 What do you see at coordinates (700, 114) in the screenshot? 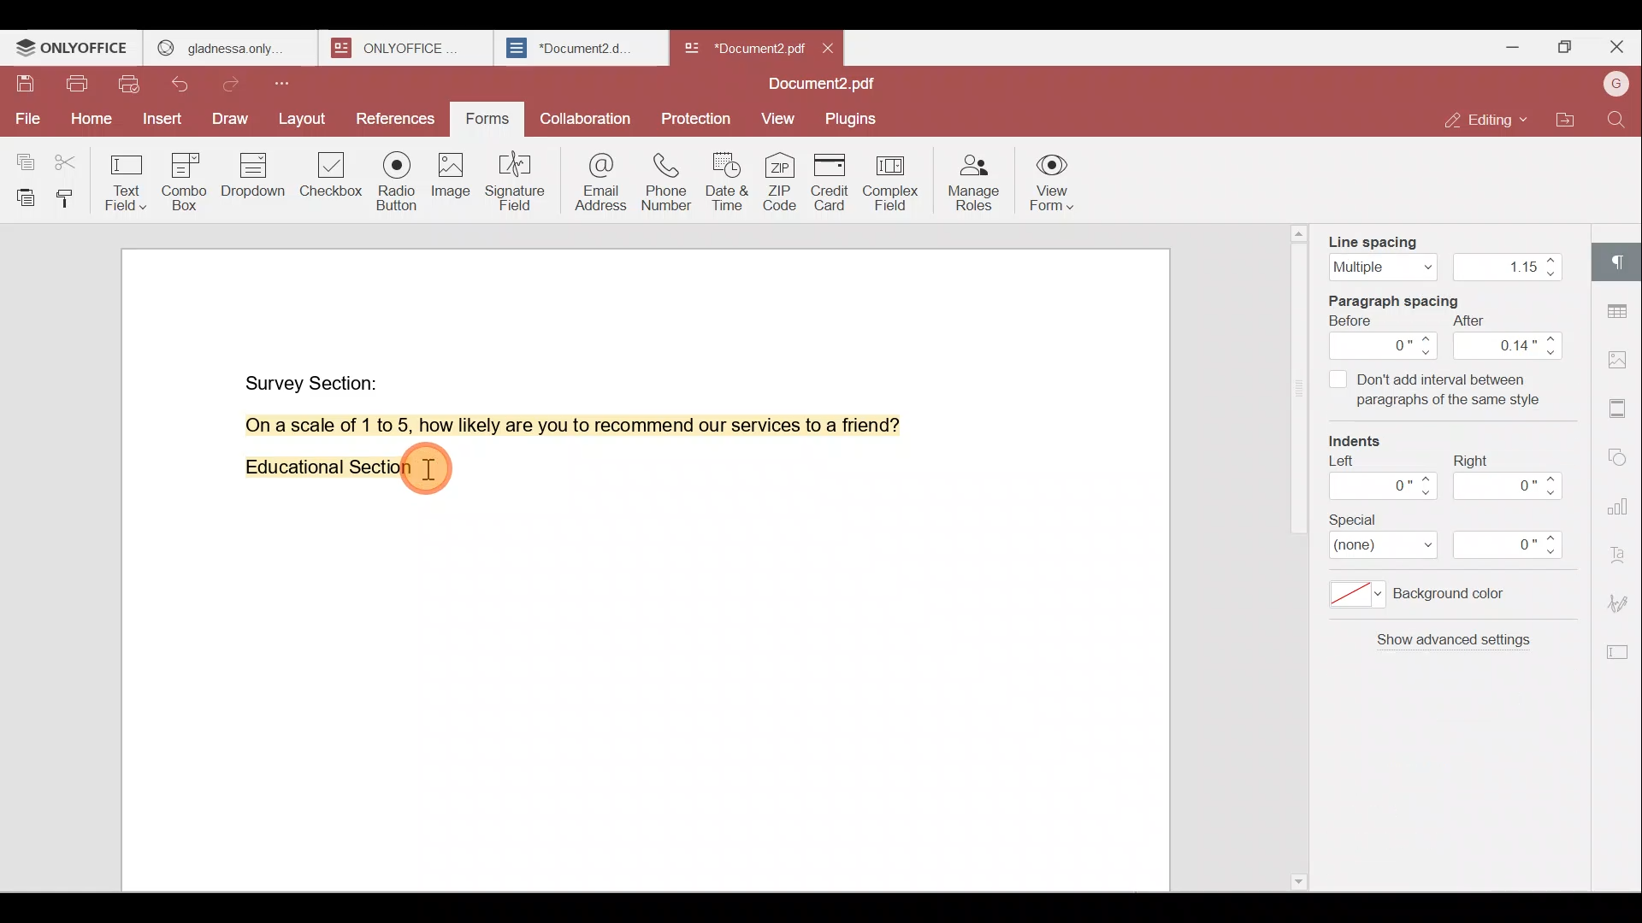
I see `Protection` at bounding box center [700, 114].